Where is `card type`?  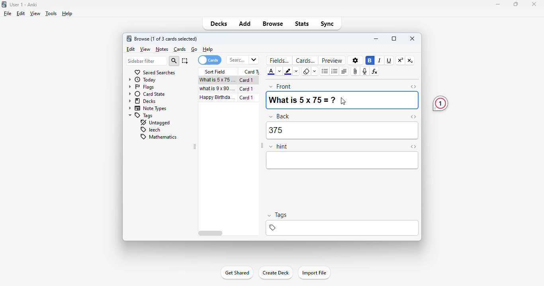 card type is located at coordinates (251, 71).